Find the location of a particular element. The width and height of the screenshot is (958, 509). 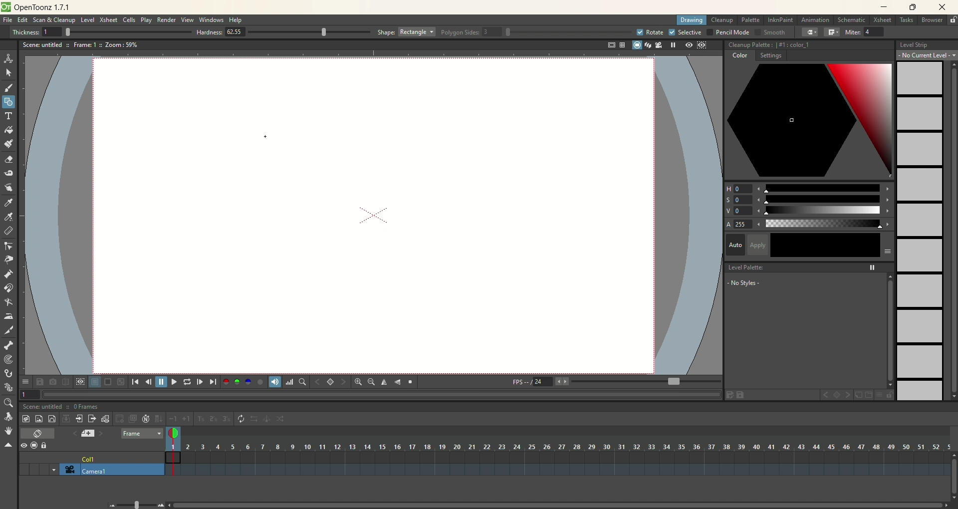

auto input cell number is located at coordinates (146, 419).